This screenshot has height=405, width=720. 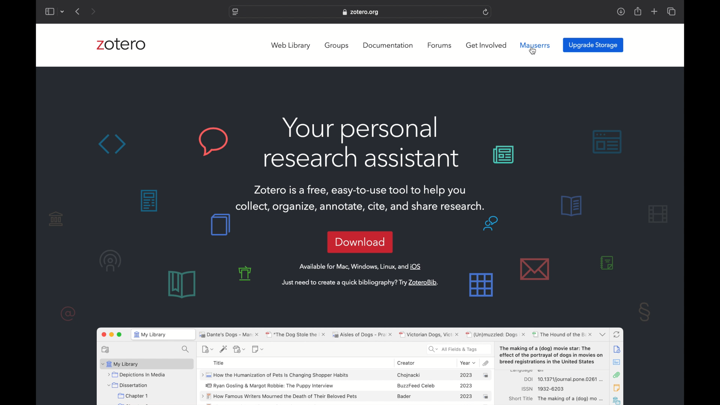 What do you see at coordinates (671, 11) in the screenshot?
I see `show tab overview` at bounding box center [671, 11].